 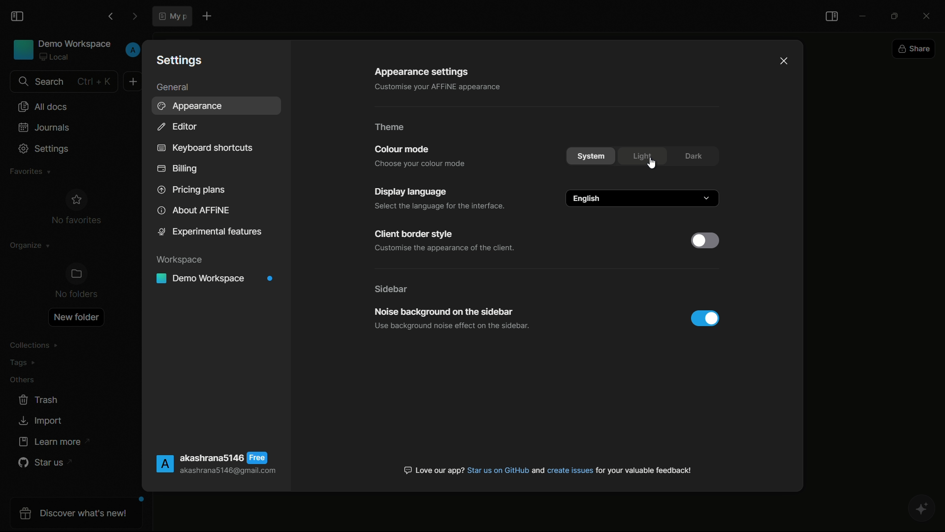 What do you see at coordinates (18, 17) in the screenshot?
I see `toggle sidebar` at bounding box center [18, 17].